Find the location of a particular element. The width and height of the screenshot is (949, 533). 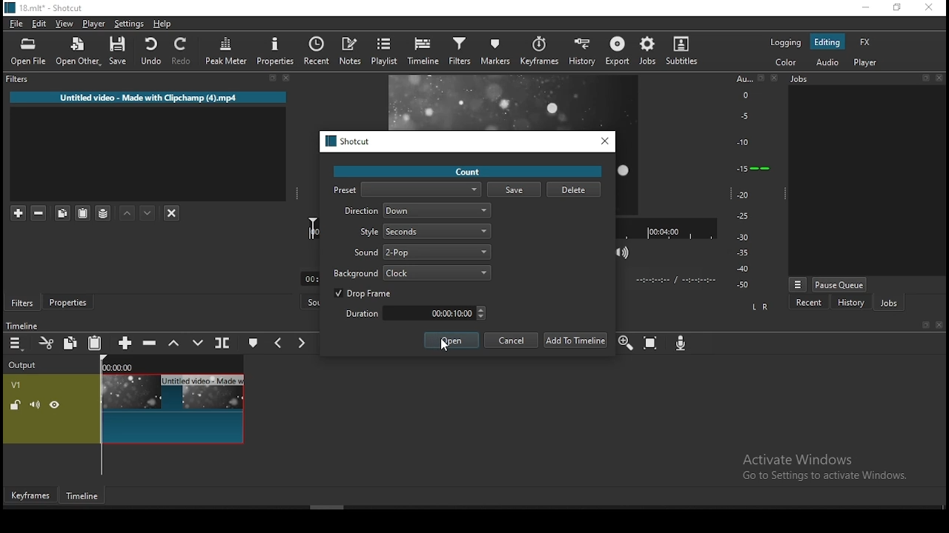

duration is located at coordinates (414, 312).